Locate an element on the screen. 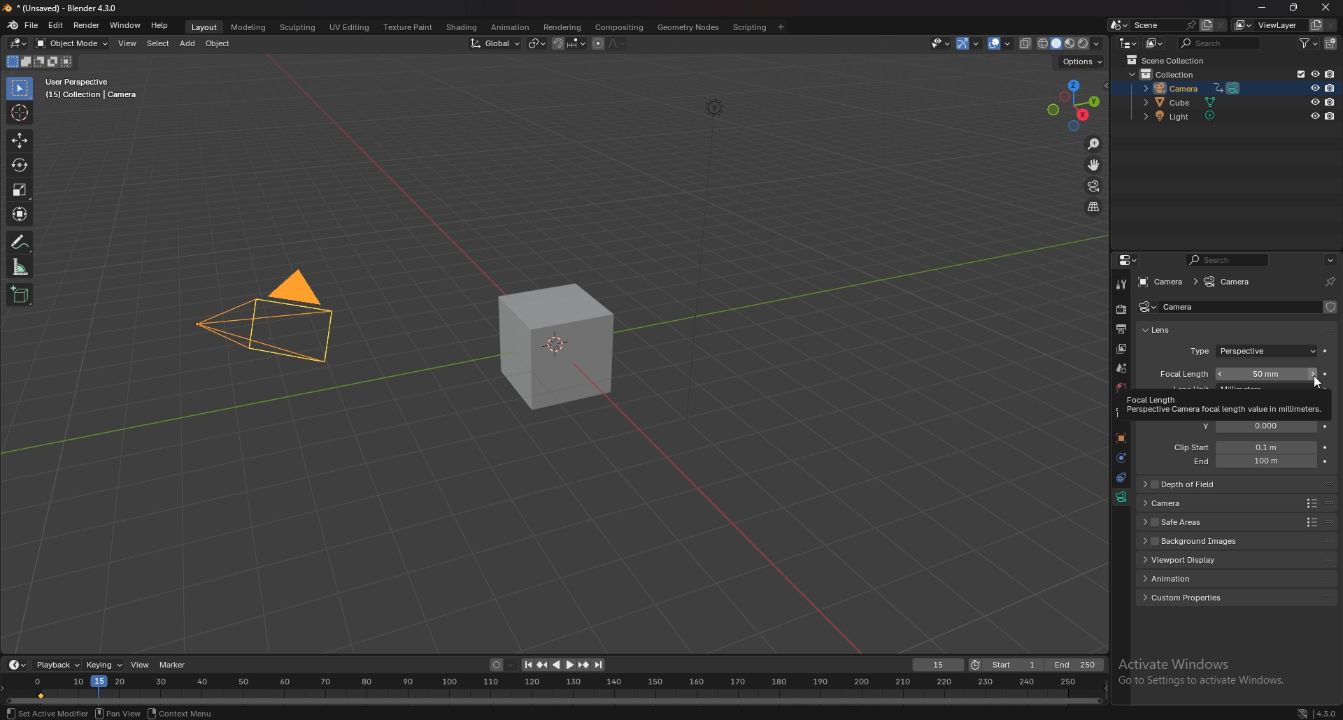 Image resolution: width=1343 pixels, height=720 pixels. keying is located at coordinates (105, 665).